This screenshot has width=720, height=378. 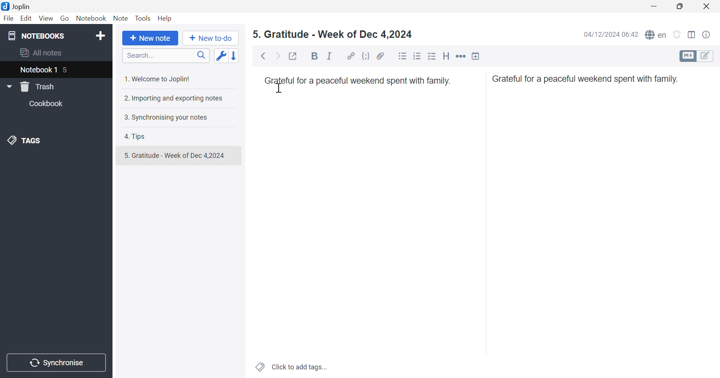 What do you see at coordinates (18, 7) in the screenshot?
I see `Joplin` at bounding box center [18, 7].